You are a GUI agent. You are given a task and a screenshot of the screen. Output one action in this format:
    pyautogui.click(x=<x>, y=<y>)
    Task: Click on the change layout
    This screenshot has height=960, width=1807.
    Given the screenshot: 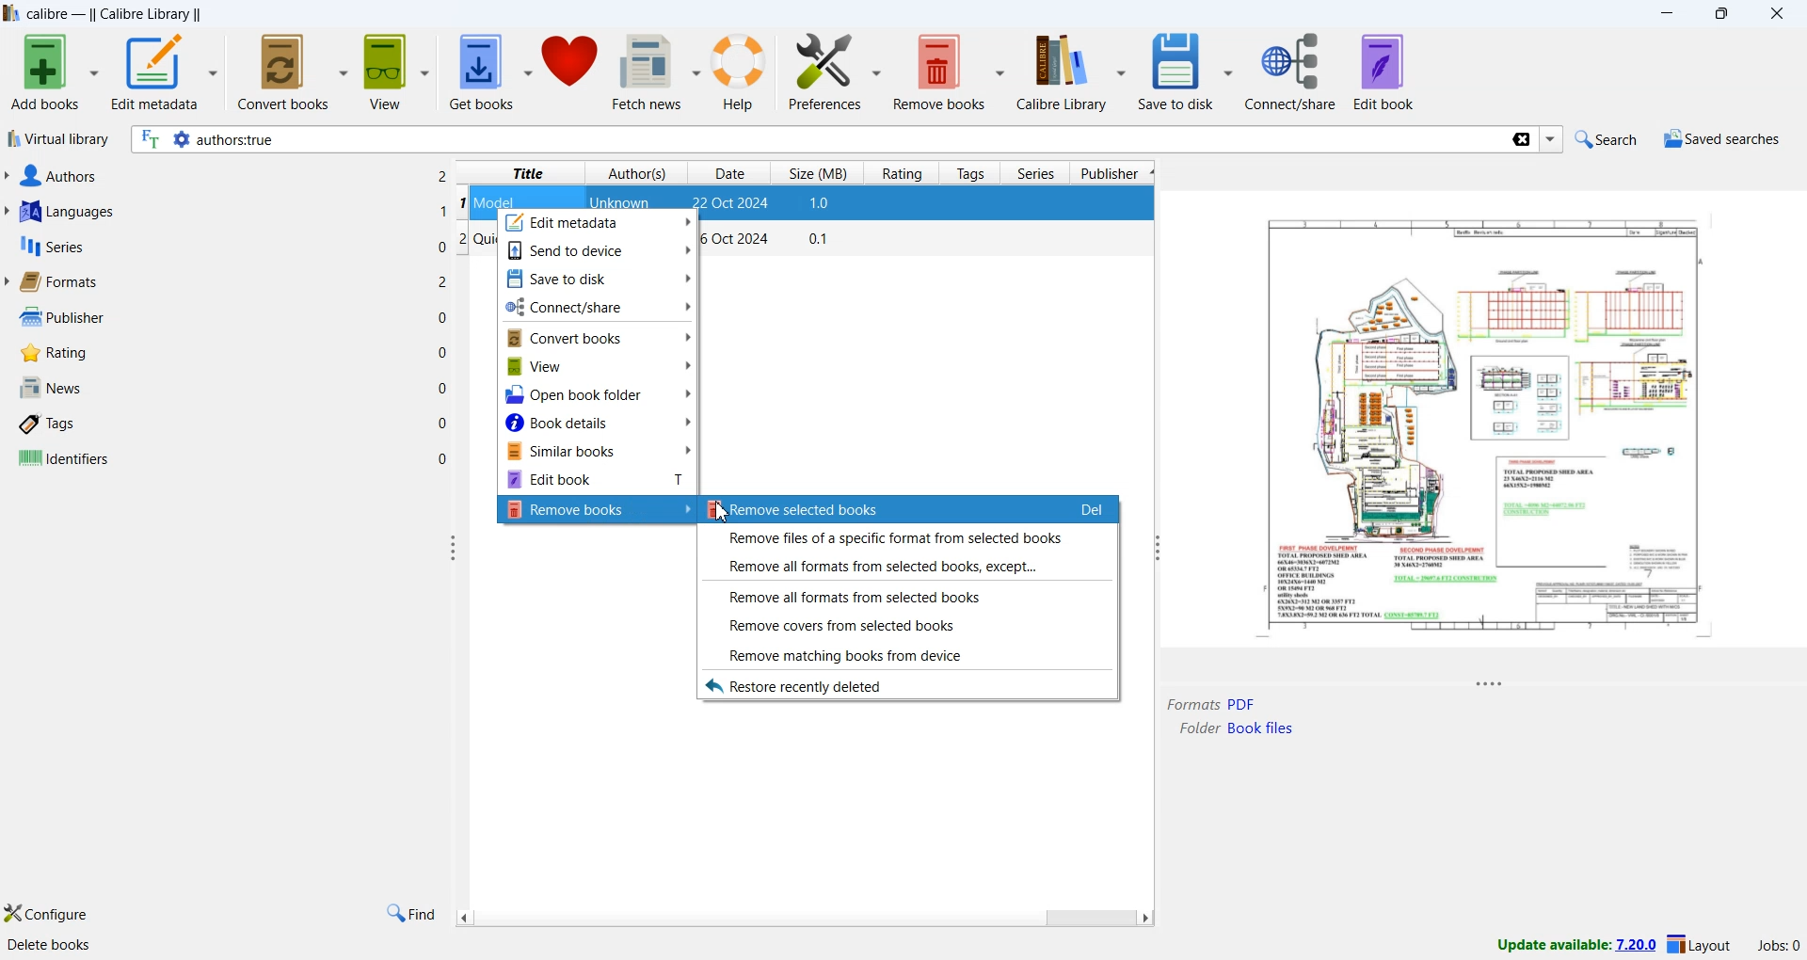 What is the action you would take?
    pyautogui.click(x=1699, y=948)
    